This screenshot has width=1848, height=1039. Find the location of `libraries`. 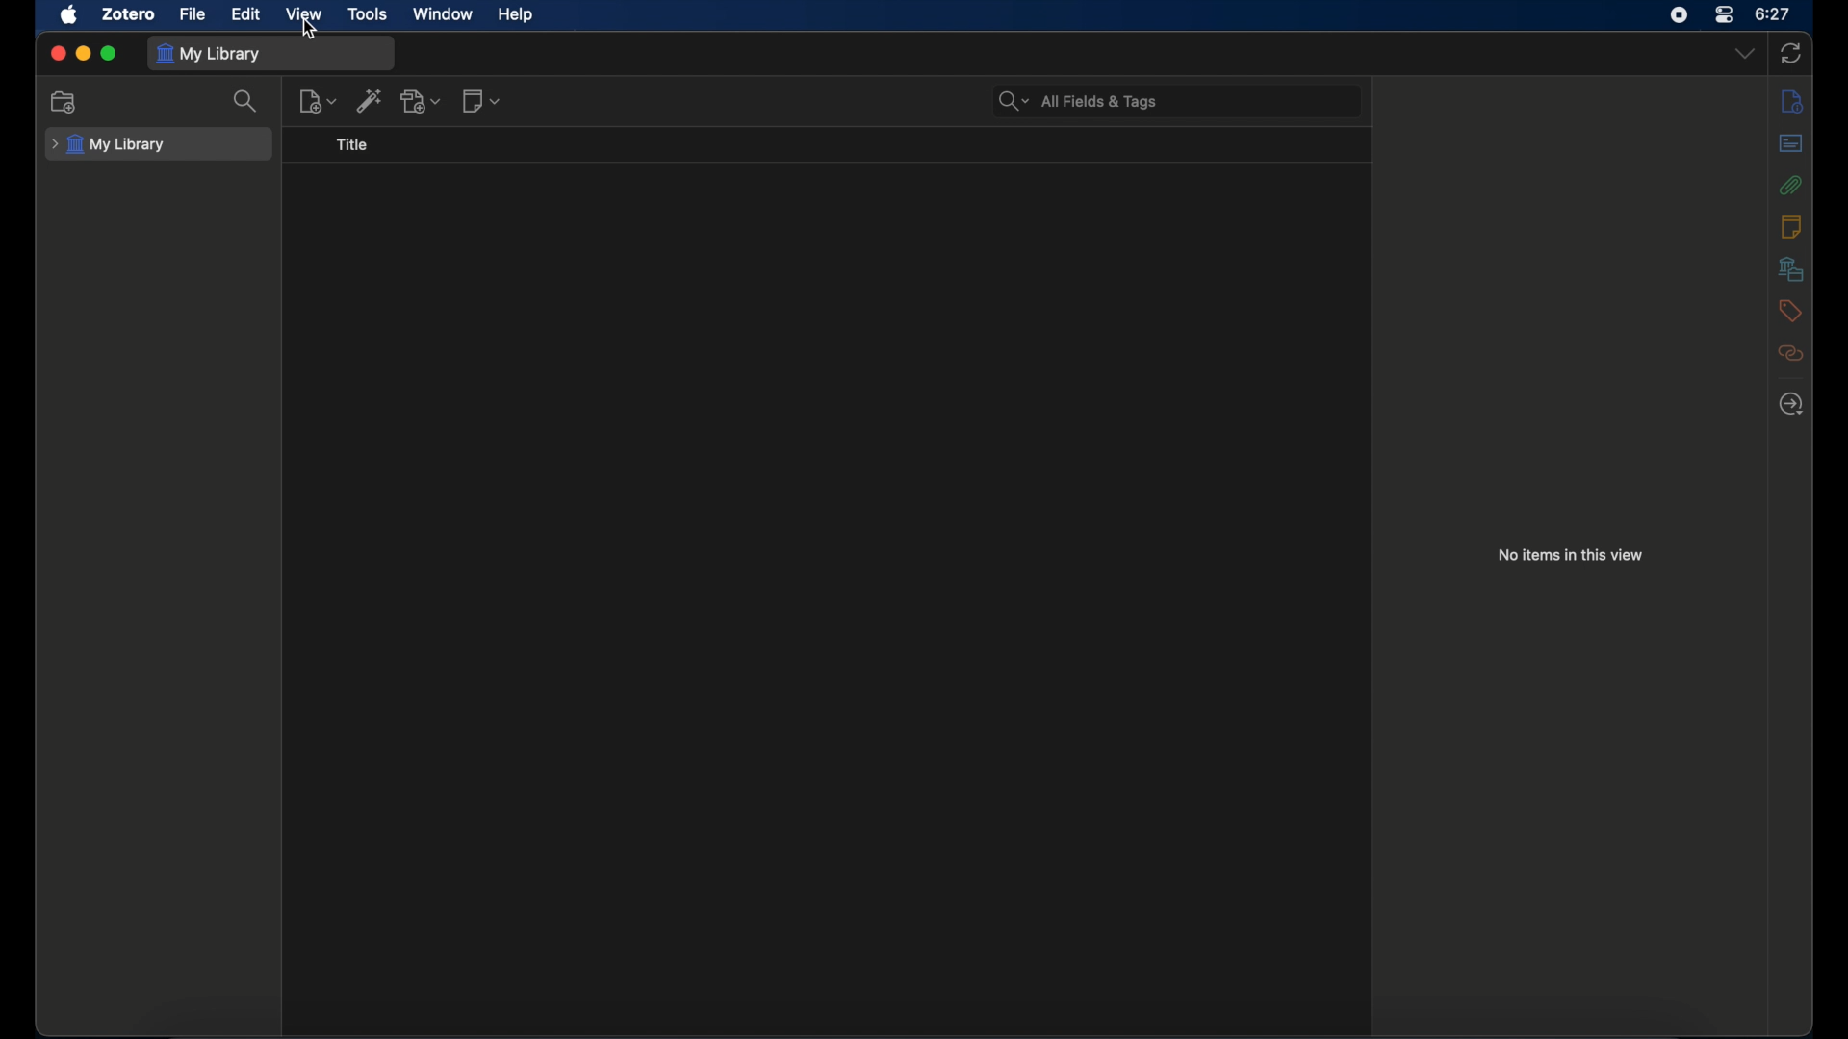

libraries is located at coordinates (1790, 269).